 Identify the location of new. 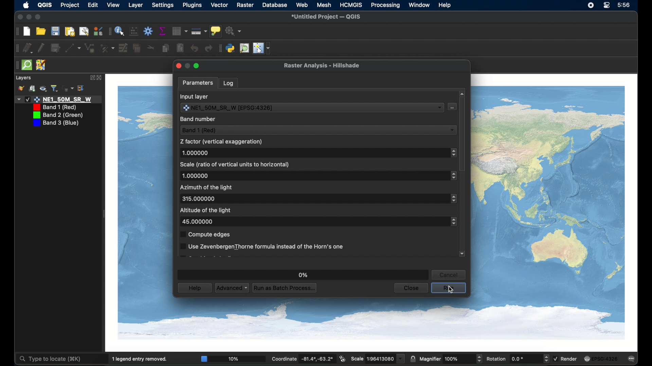
(26, 31).